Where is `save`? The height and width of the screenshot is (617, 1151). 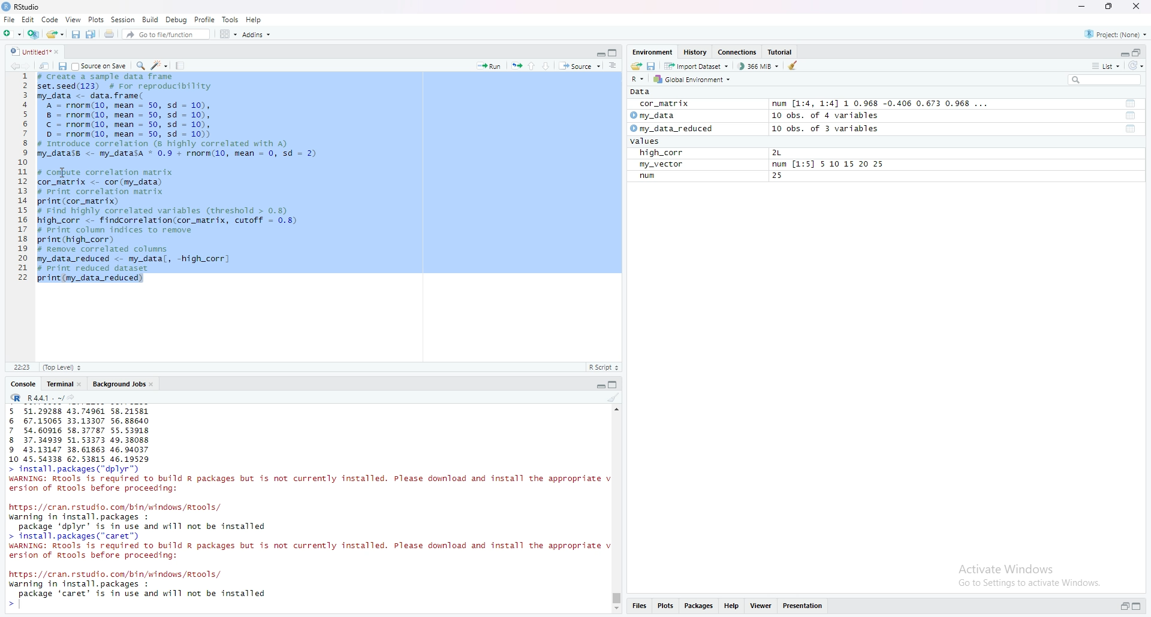 save is located at coordinates (77, 35).